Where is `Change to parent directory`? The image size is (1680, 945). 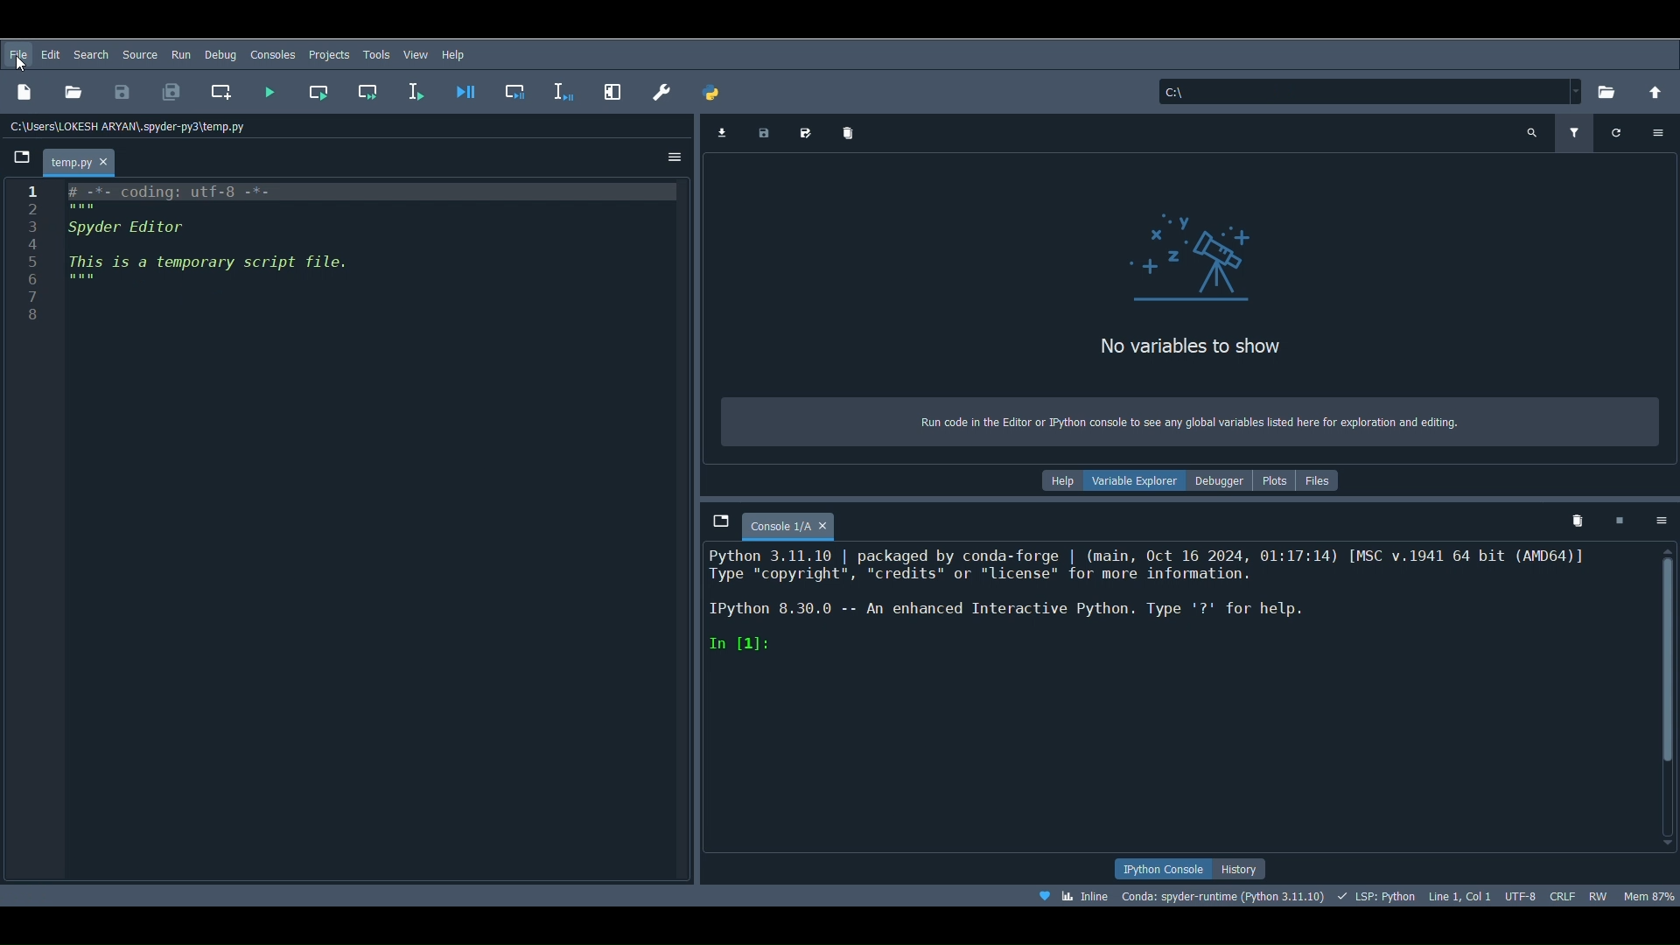 Change to parent directory is located at coordinates (1657, 90).